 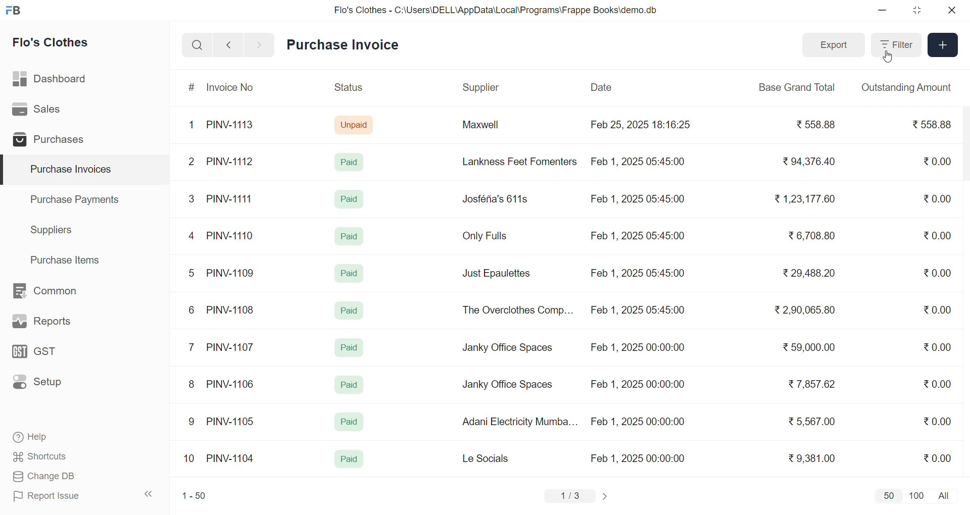 I want to click on Paid, so click(x=350, y=199).